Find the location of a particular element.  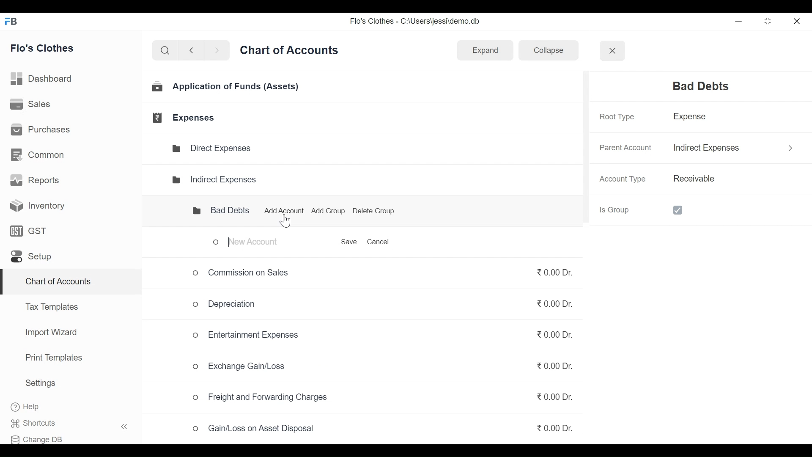

Chart of Accounts is located at coordinates (56, 283).